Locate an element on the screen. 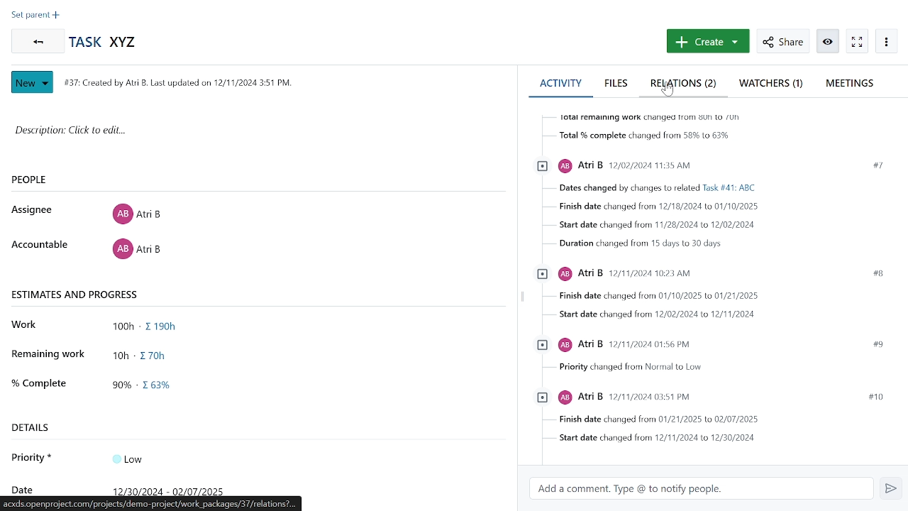 This screenshot has height=511, width=908. estimates and progress is located at coordinates (77, 294).